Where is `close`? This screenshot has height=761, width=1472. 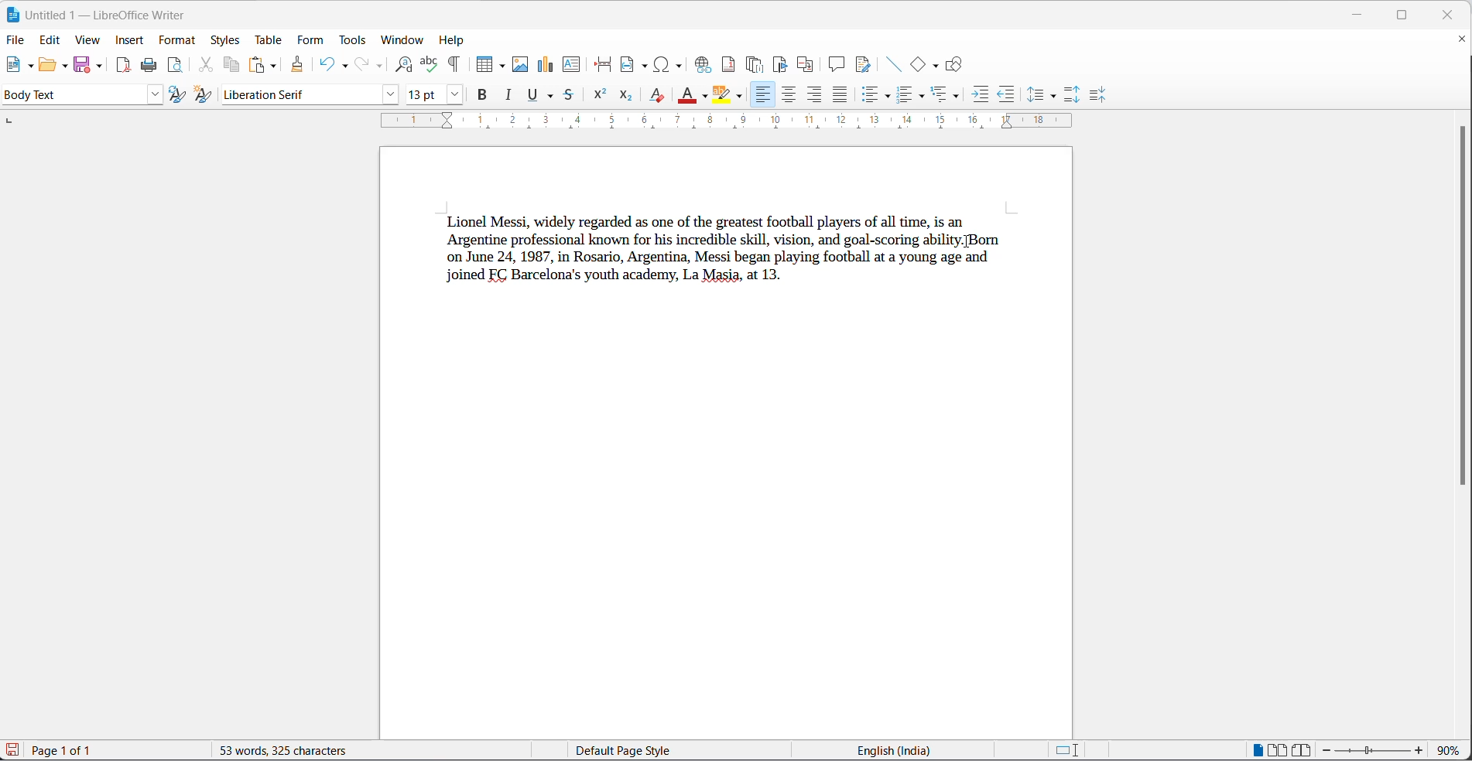 close is located at coordinates (1363, 12).